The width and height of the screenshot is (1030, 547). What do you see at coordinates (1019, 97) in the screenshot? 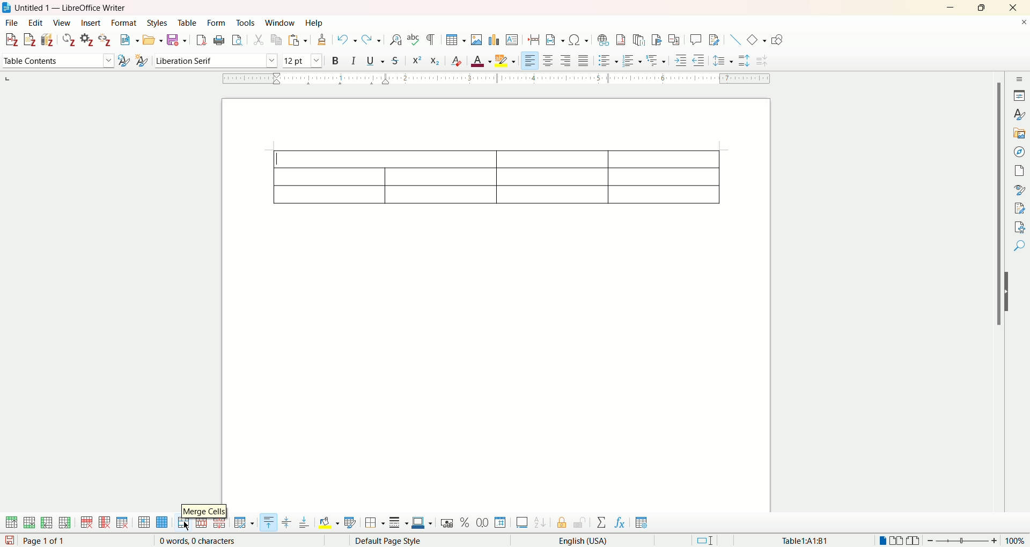
I see `properties` at bounding box center [1019, 97].